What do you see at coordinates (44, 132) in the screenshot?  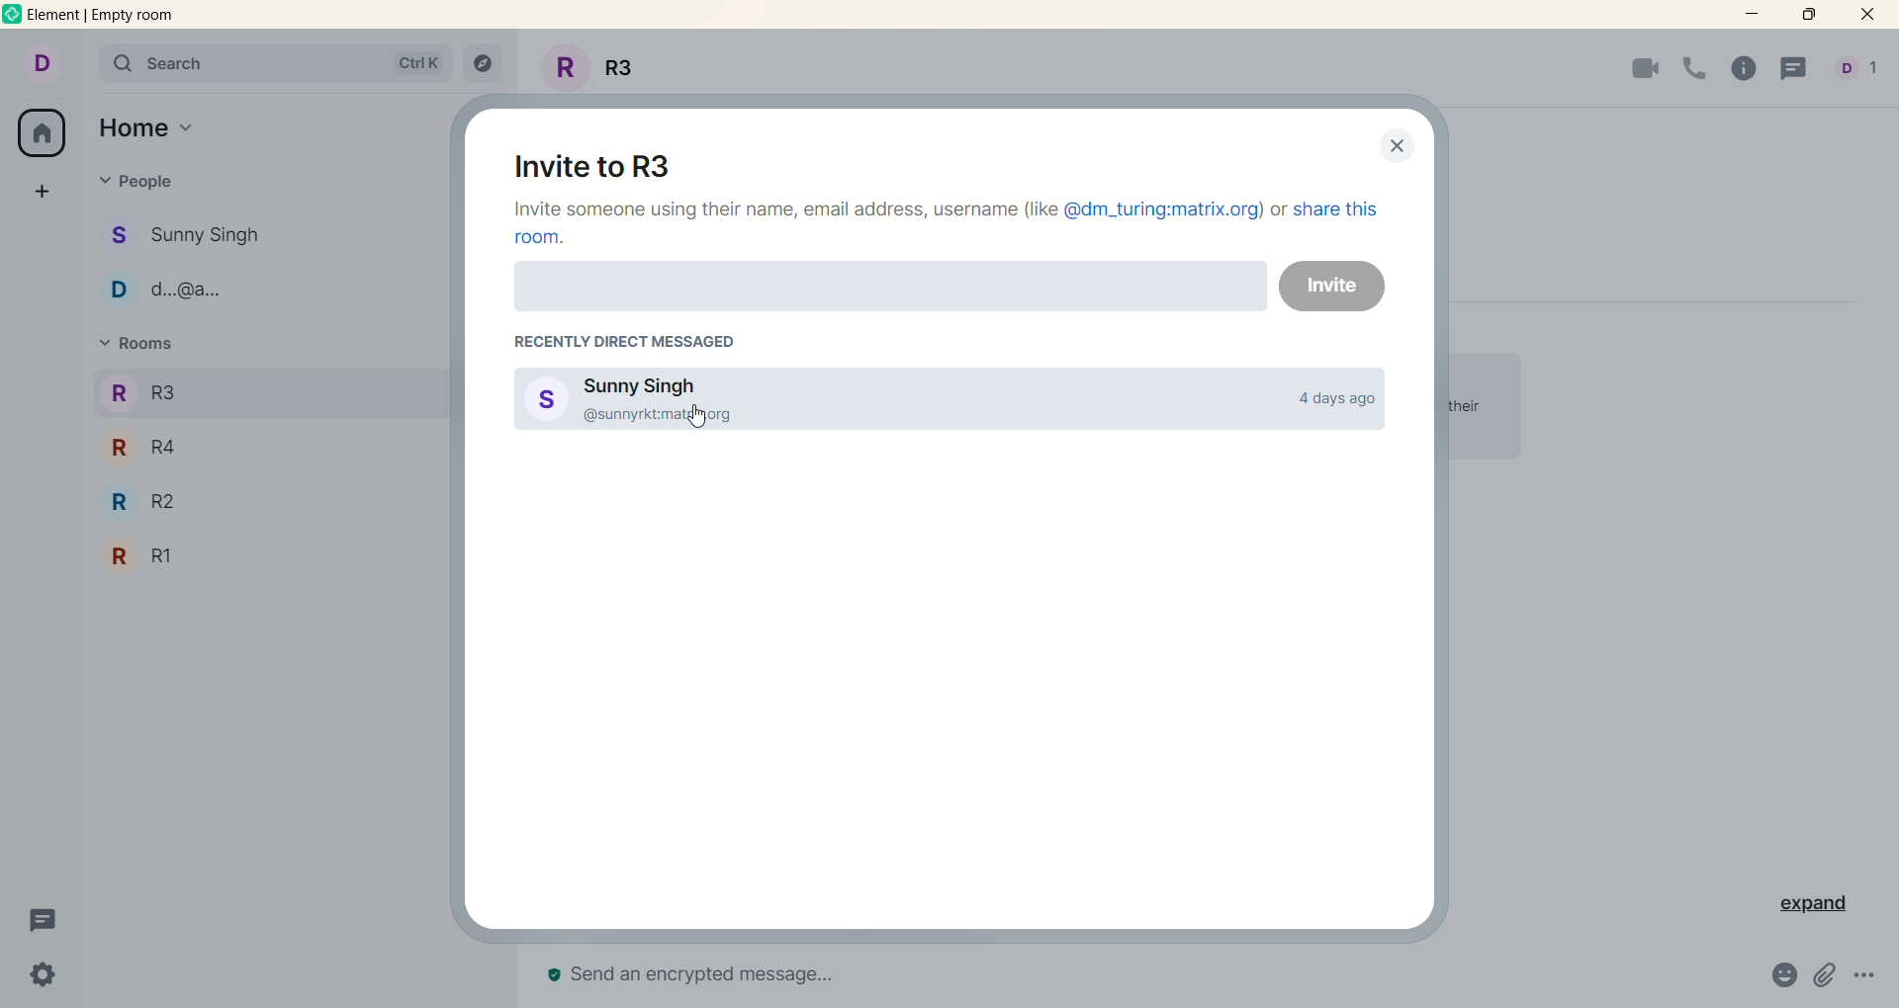 I see `all rooms` at bounding box center [44, 132].